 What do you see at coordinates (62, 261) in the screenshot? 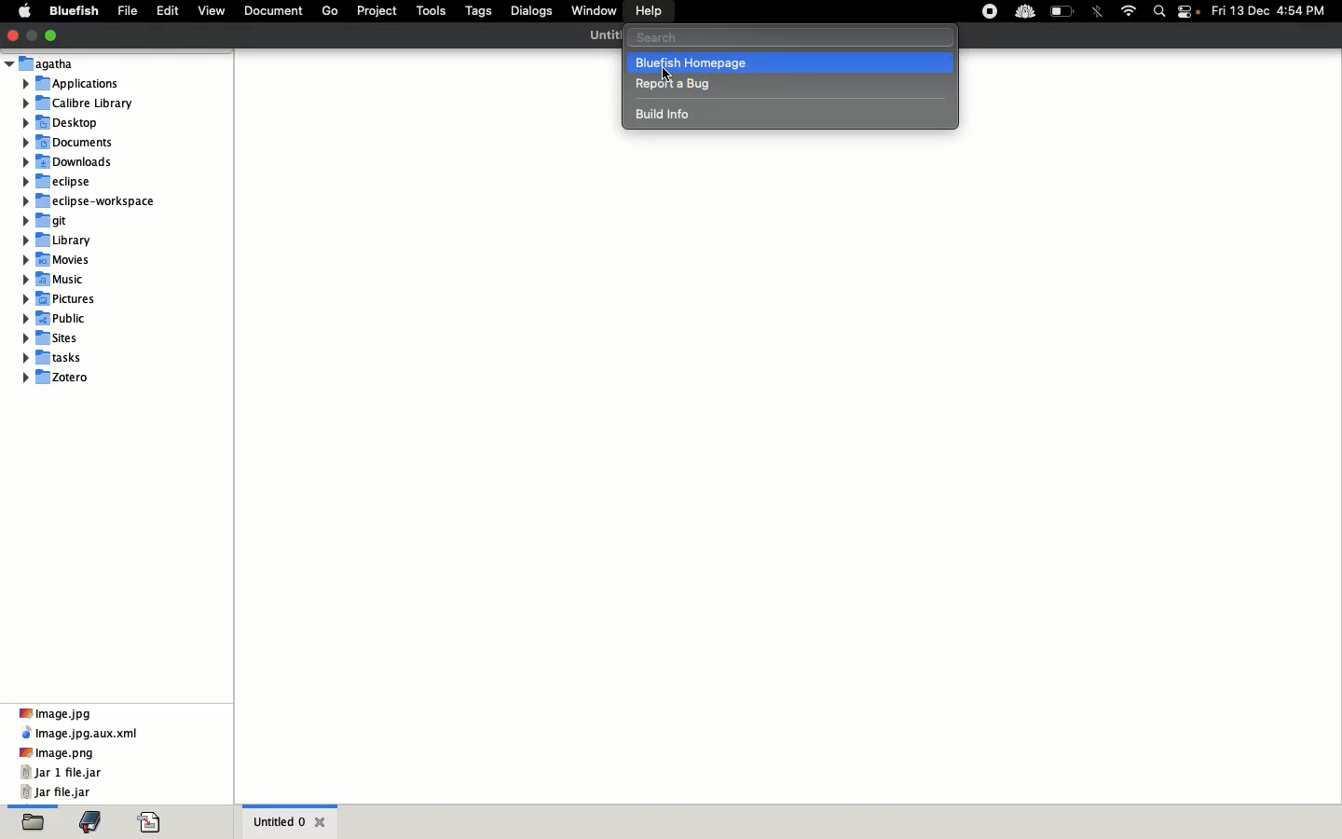
I see `movies` at bounding box center [62, 261].